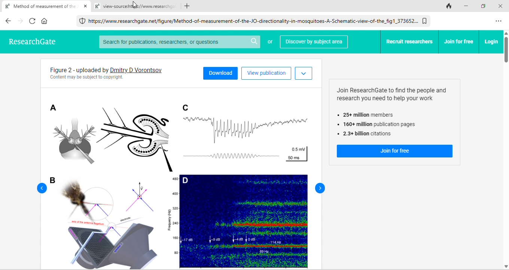 Image resolution: width=509 pixels, height=270 pixels. I want to click on Content may be subject to copyright., so click(86, 79).